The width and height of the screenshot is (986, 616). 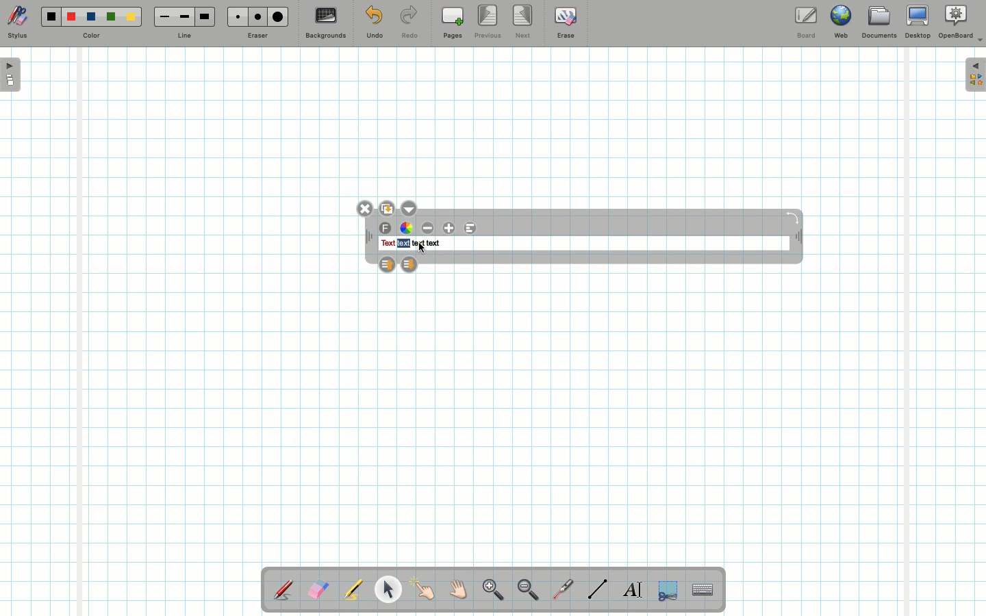 I want to click on text, so click(x=433, y=244).